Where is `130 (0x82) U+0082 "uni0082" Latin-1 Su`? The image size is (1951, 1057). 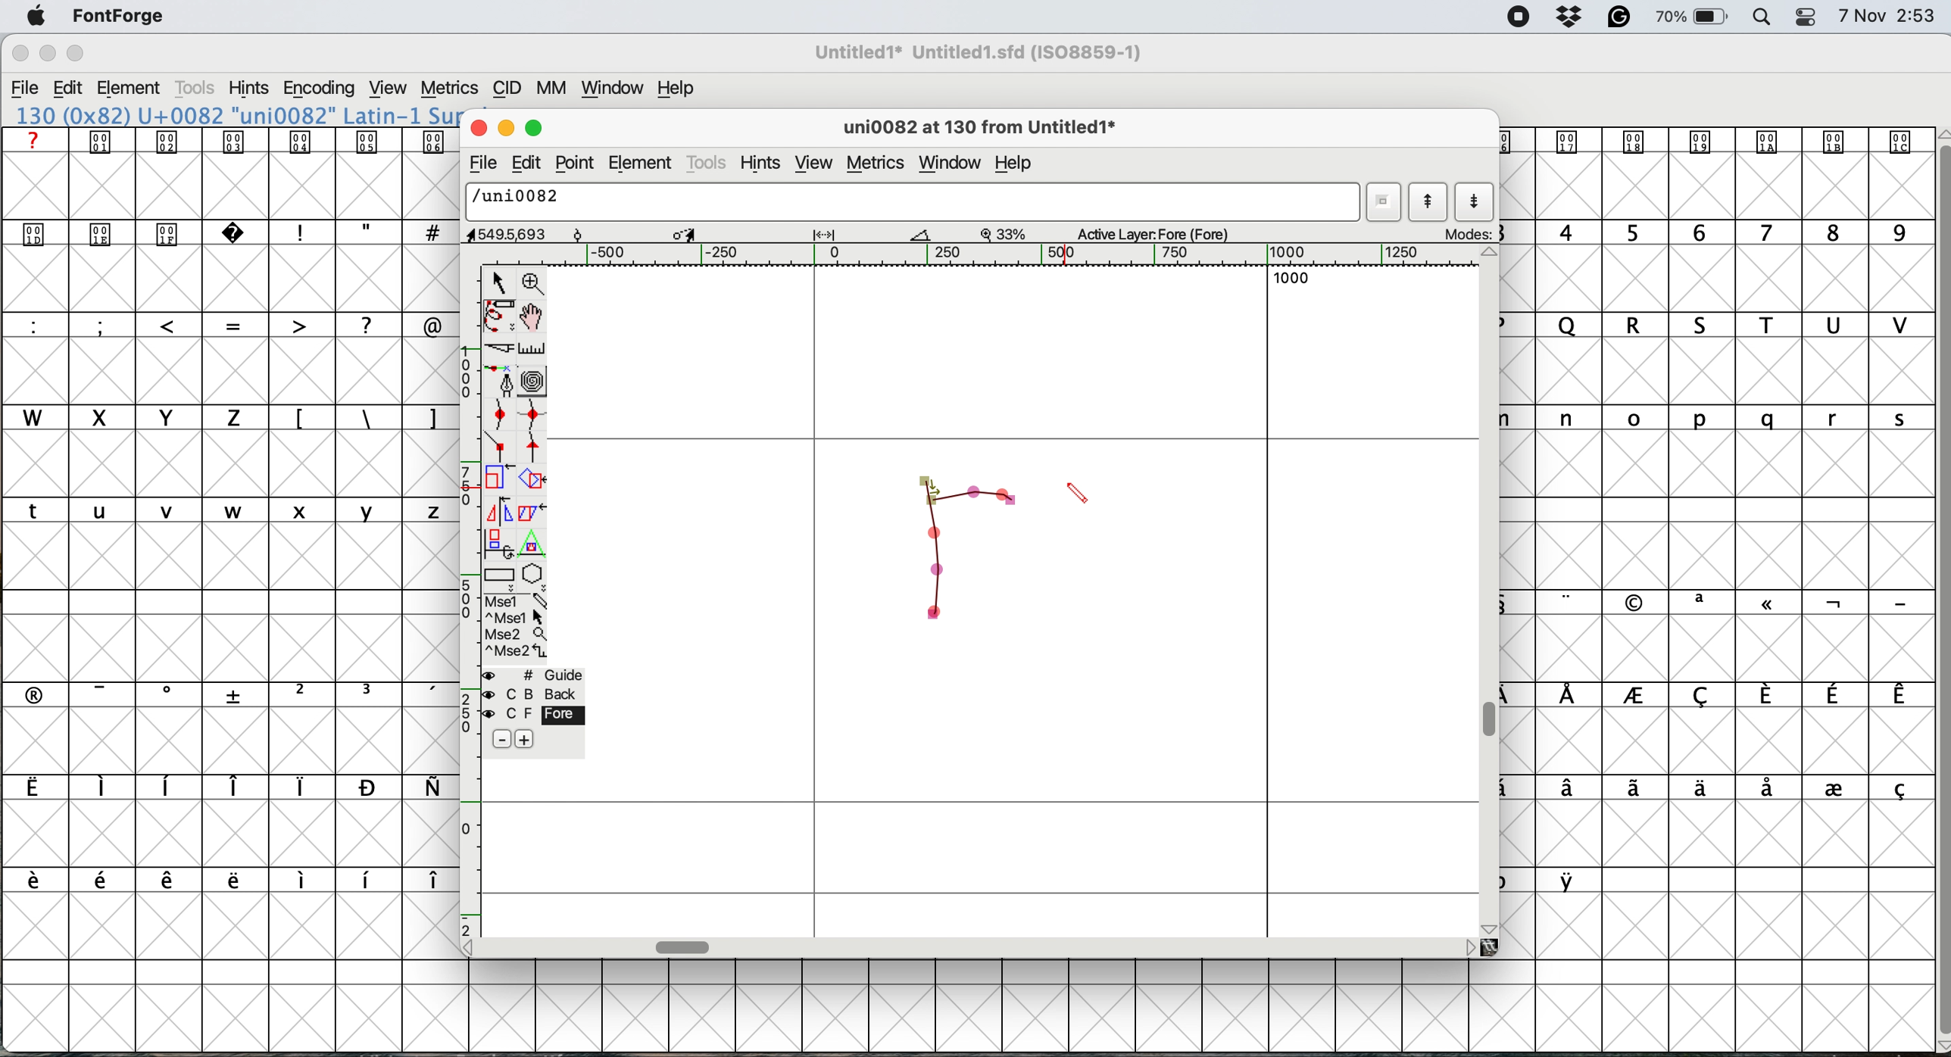
130 (0x82) U+0082 "uni0082" Latin-1 Su is located at coordinates (236, 114).